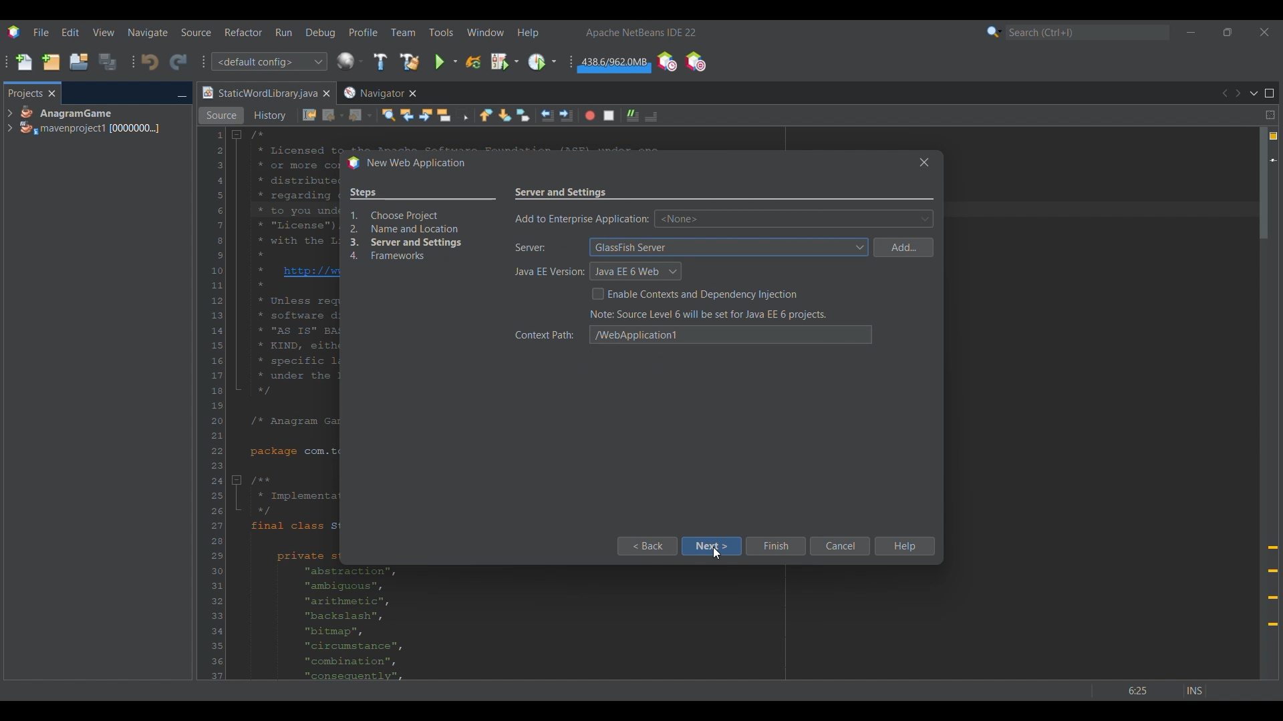  Describe the element at coordinates (407, 115) in the screenshot. I see `Find previous occurrences` at that location.